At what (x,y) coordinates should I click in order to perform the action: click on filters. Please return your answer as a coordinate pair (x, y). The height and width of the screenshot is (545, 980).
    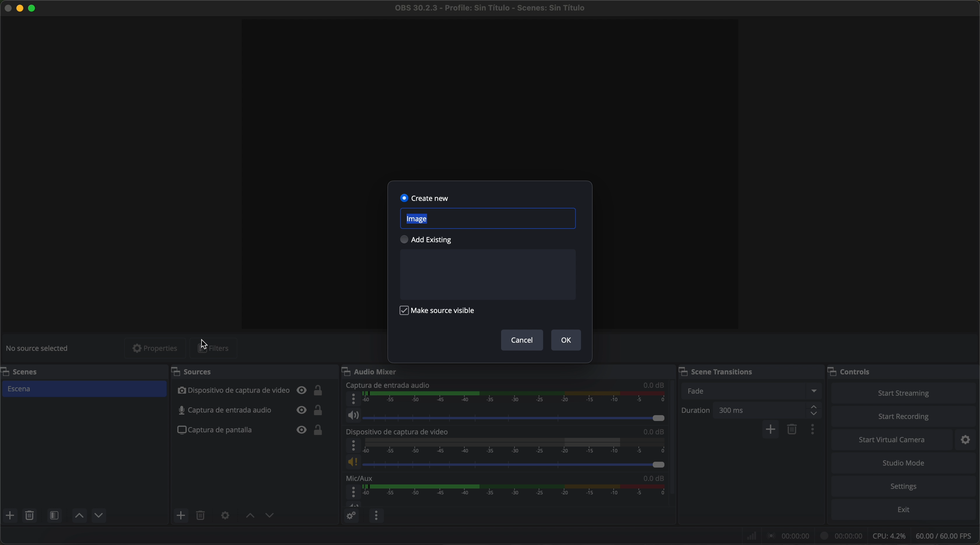
    Looking at the image, I should click on (213, 349).